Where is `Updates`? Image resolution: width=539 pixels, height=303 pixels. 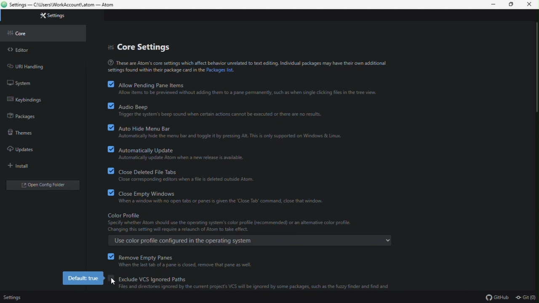
Updates is located at coordinates (40, 149).